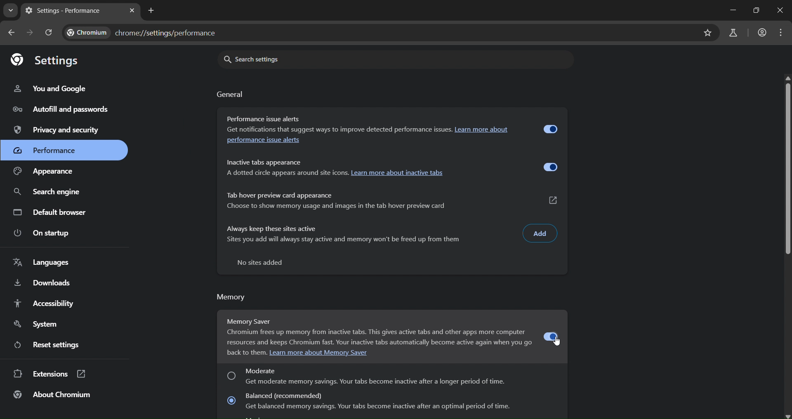  I want to click on customize and control Google chrome, so click(782, 32).